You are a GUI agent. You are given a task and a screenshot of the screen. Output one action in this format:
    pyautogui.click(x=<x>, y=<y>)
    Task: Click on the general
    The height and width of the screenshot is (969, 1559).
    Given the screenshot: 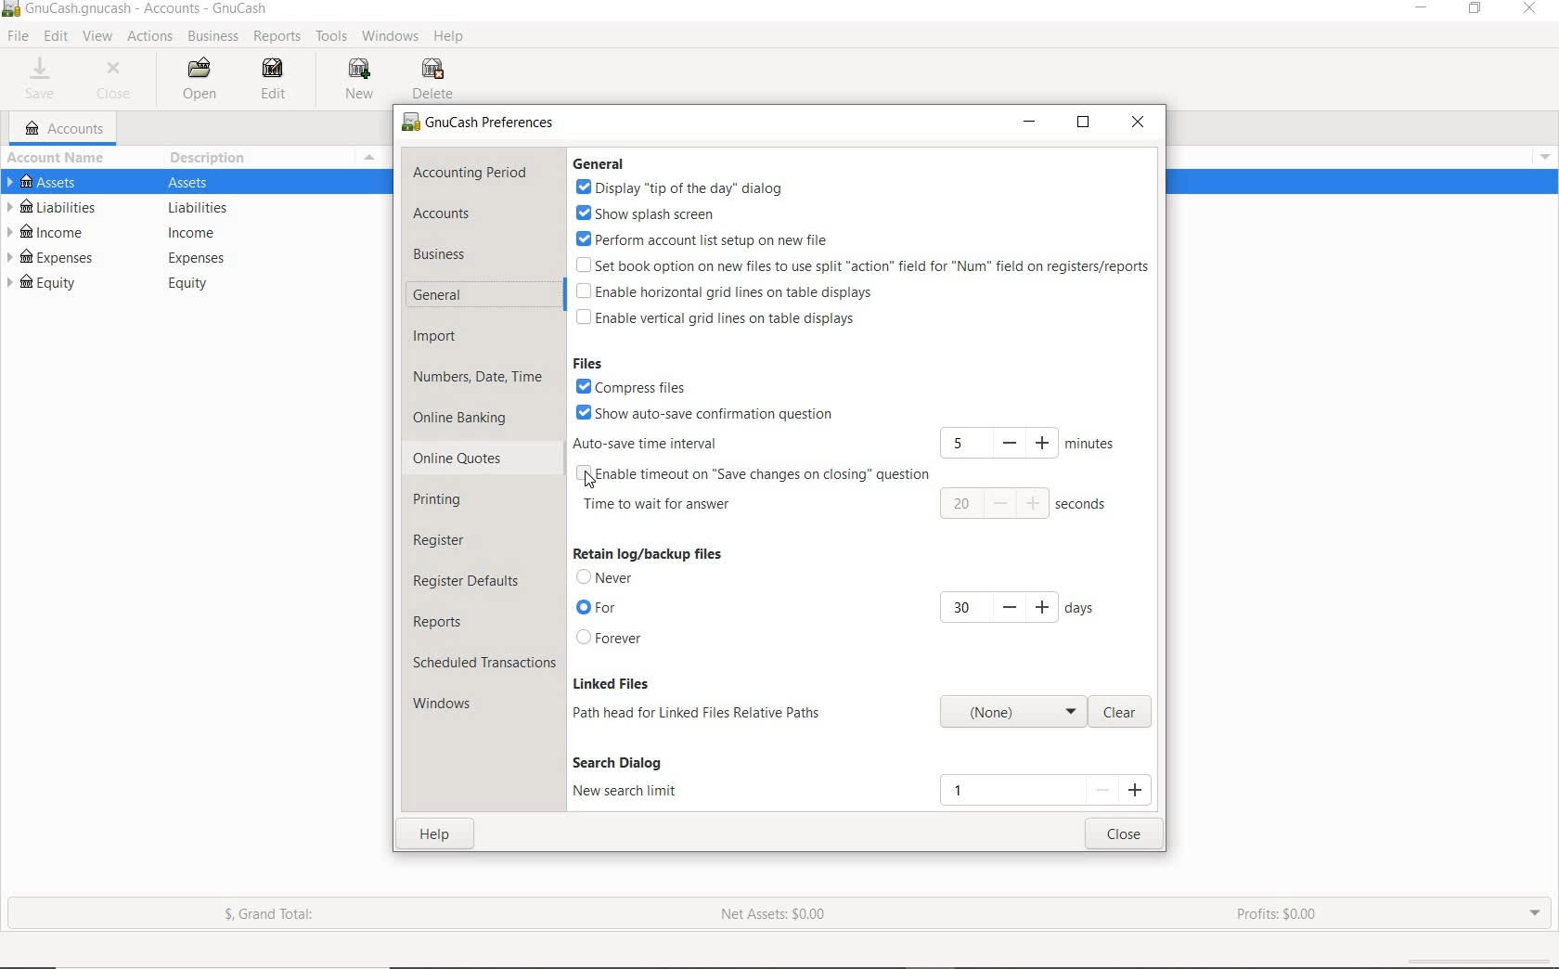 What is the action you would take?
    pyautogui.click(x=604, y=164)
    